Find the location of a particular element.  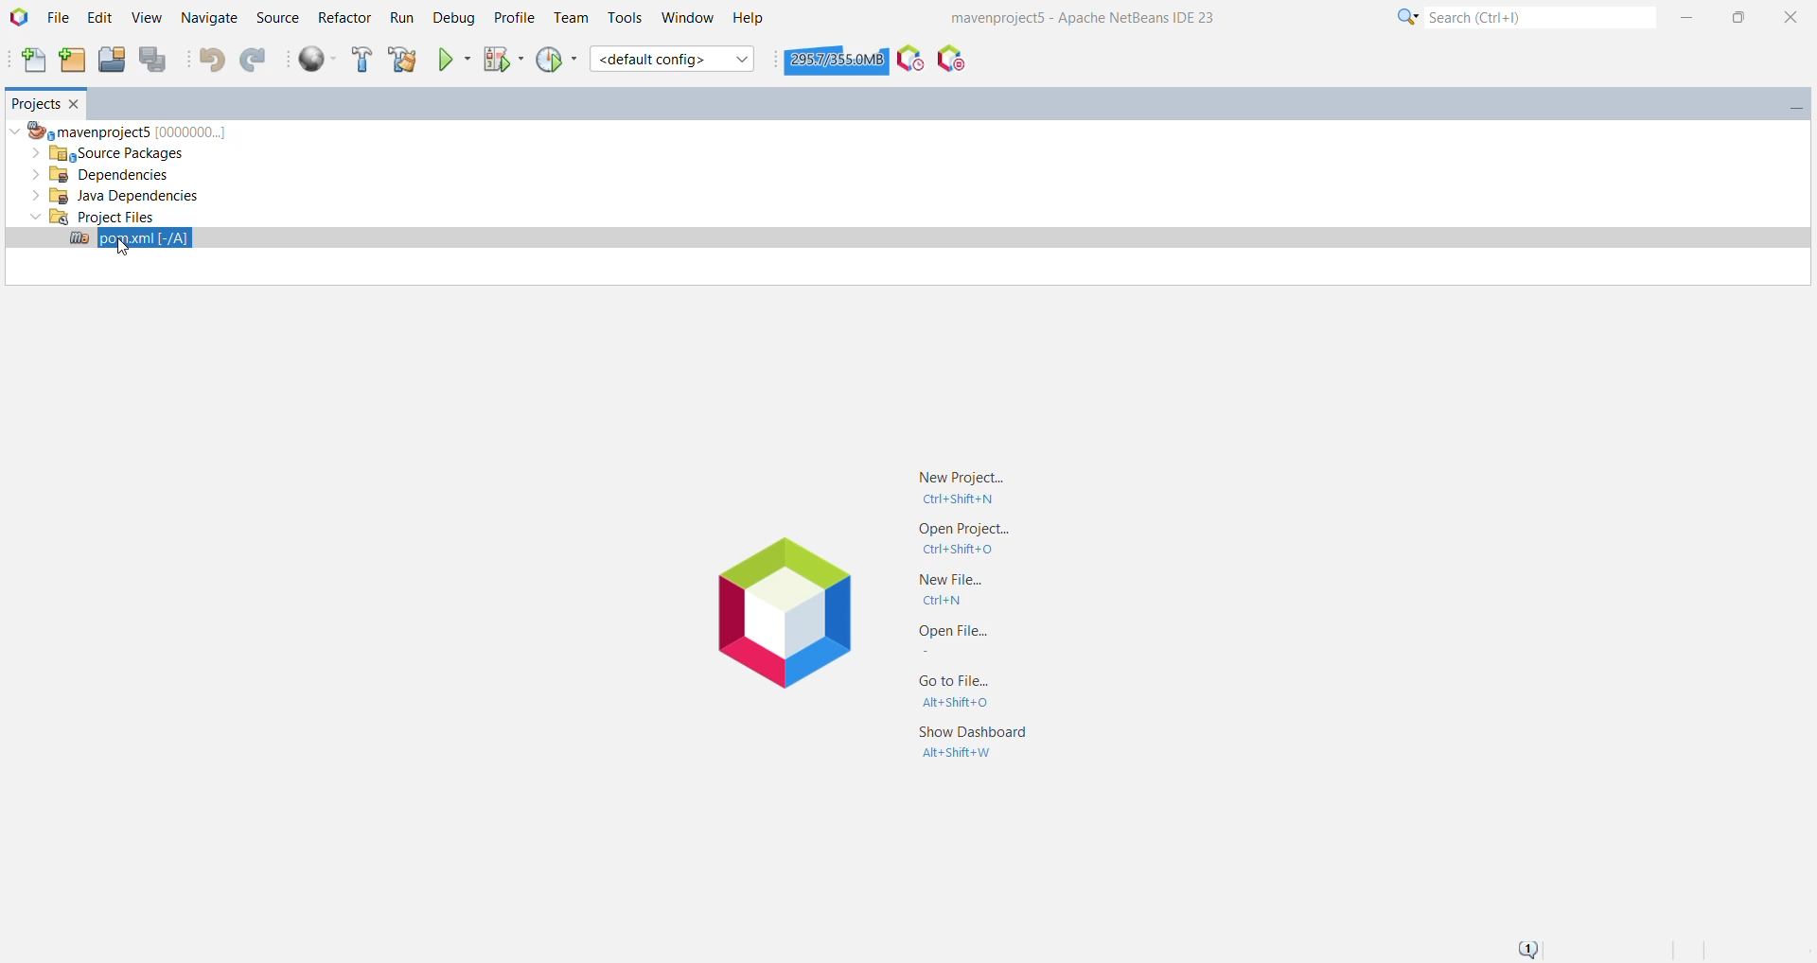

Run Project is located at coordinates (453, 60).